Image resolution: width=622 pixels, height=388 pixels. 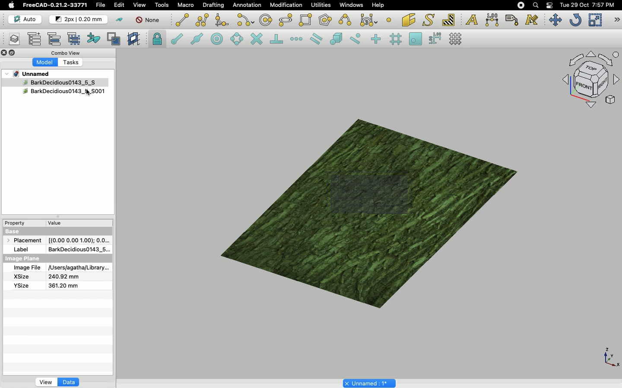 What do you see at coordinates (73, 63) in the screenshot?
I see `Tasks` at bounding box center [73, 63].